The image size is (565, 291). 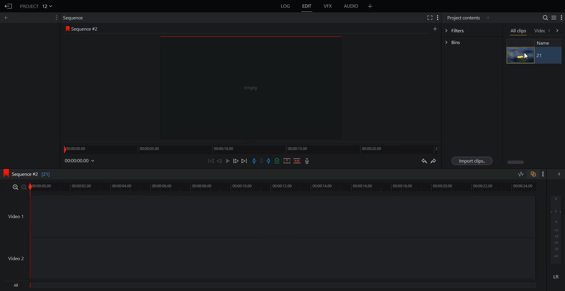 I want to click on Full Screen, so click(x=430, y=18).